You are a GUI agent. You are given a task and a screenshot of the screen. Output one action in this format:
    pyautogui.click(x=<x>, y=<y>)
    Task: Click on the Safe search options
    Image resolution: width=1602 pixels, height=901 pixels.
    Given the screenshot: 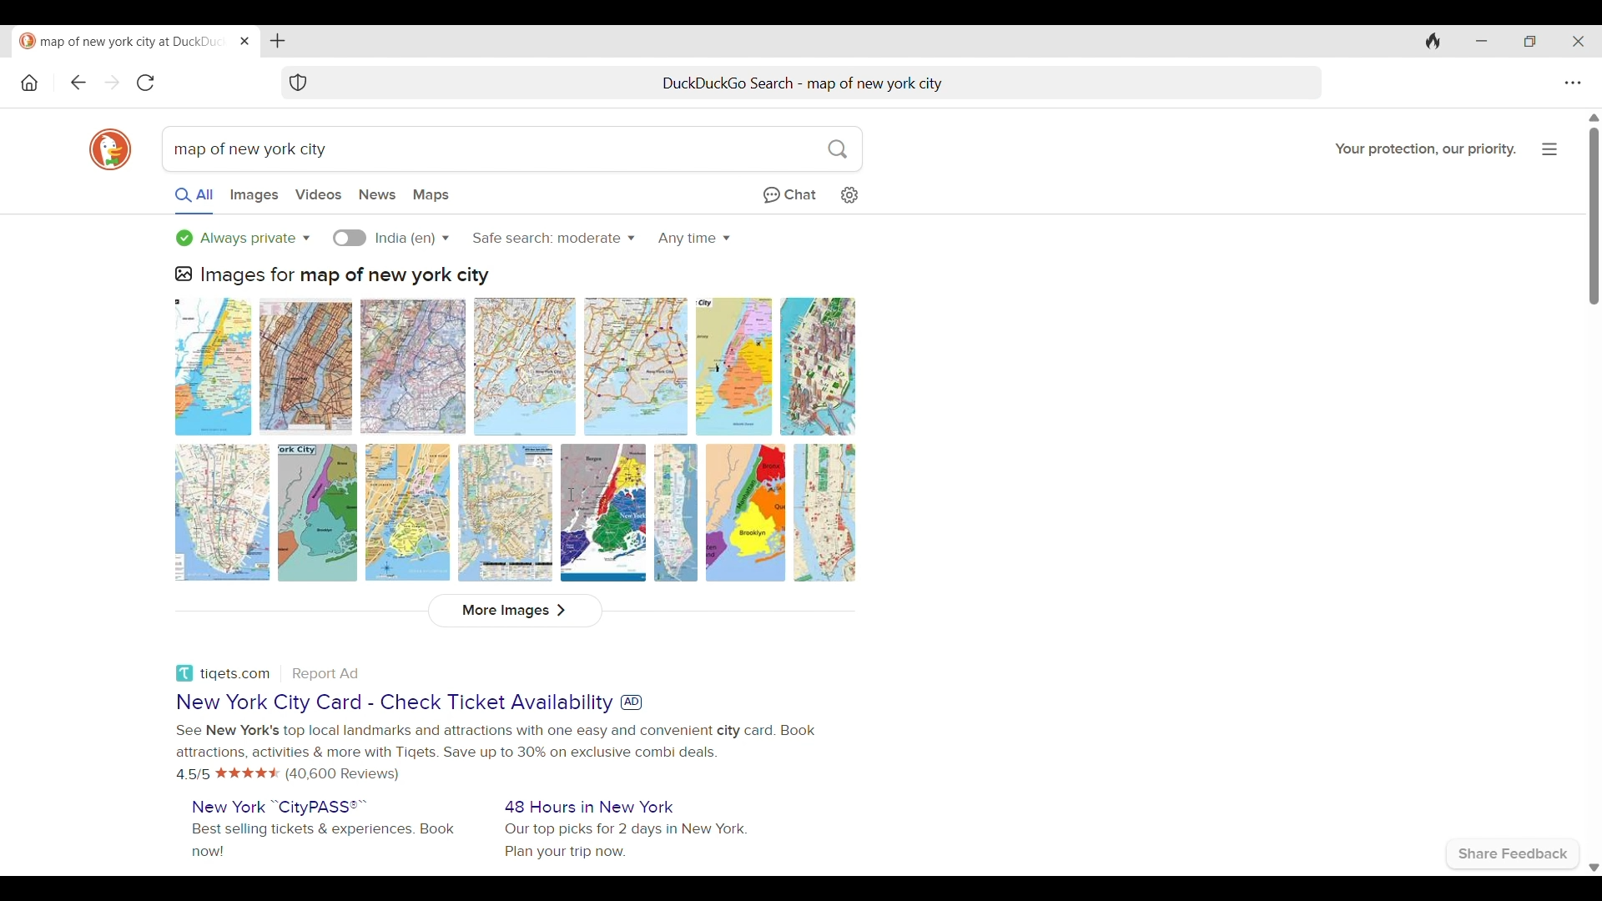 What is the action you would take?
    pyautogui.click(x=552, y=237)
    